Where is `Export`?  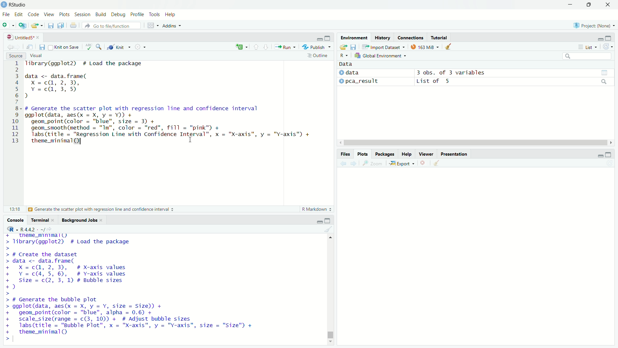
Export is located at coordinates (402, 163).